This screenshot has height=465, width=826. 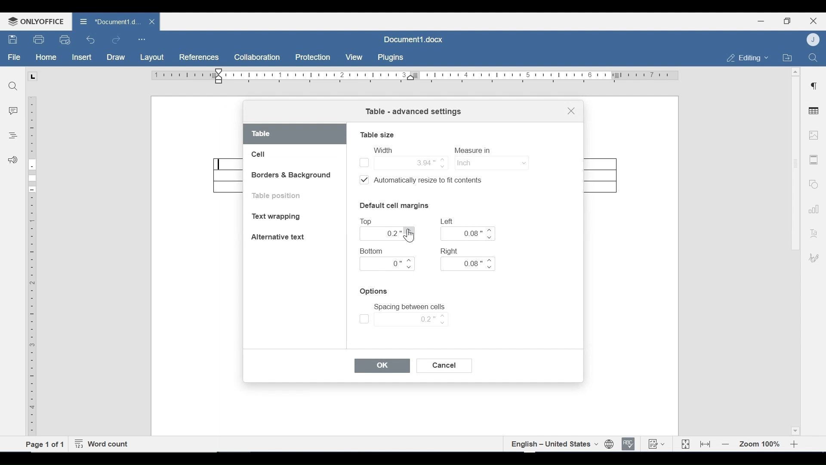 What do you see at coordinates (13, 40) in the screenshot?
I see `Save` at bounding box center [13, 40].